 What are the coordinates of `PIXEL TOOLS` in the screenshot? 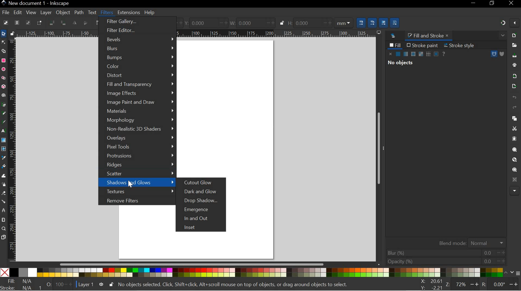 It's located at (136, 147).